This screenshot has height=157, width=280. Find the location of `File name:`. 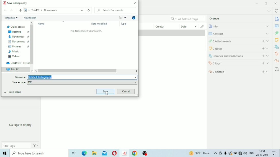

File name: is located at coordinates (20, 77).